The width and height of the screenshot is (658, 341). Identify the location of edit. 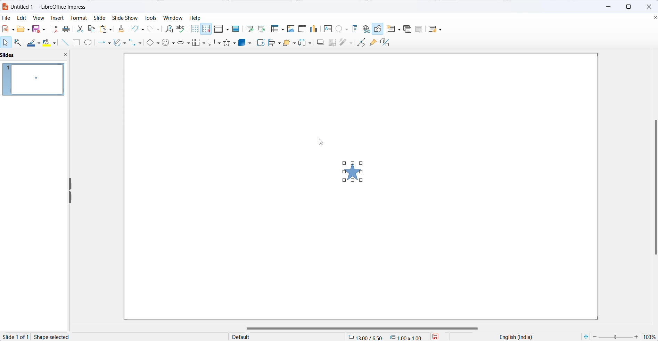
(20, 18).